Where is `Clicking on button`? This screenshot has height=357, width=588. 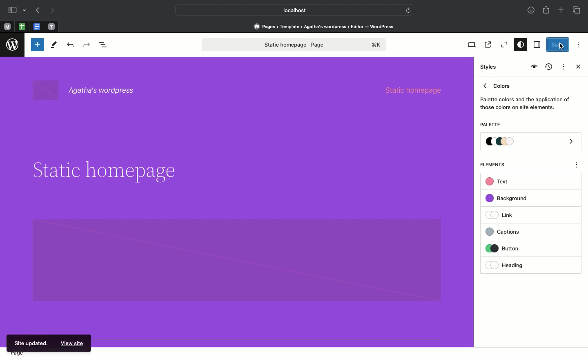 Clicking on button is located at coordinates (519, 249).